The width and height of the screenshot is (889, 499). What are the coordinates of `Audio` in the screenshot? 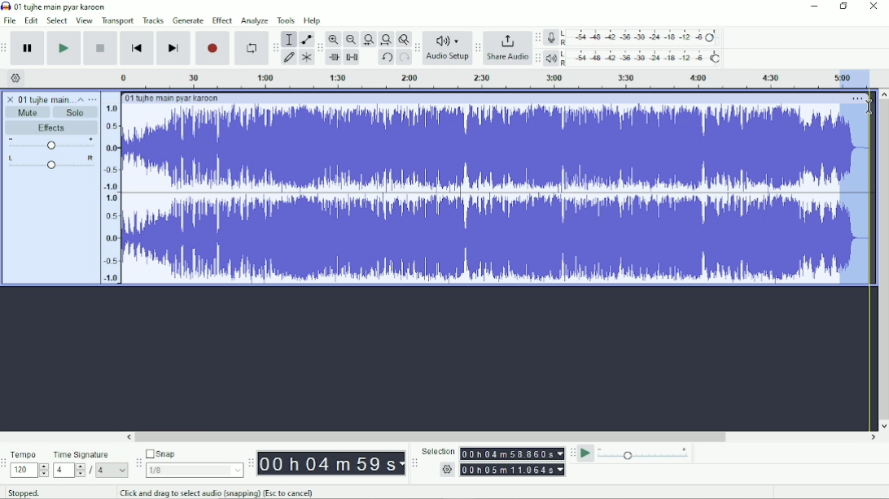 It's located at (498, 195).